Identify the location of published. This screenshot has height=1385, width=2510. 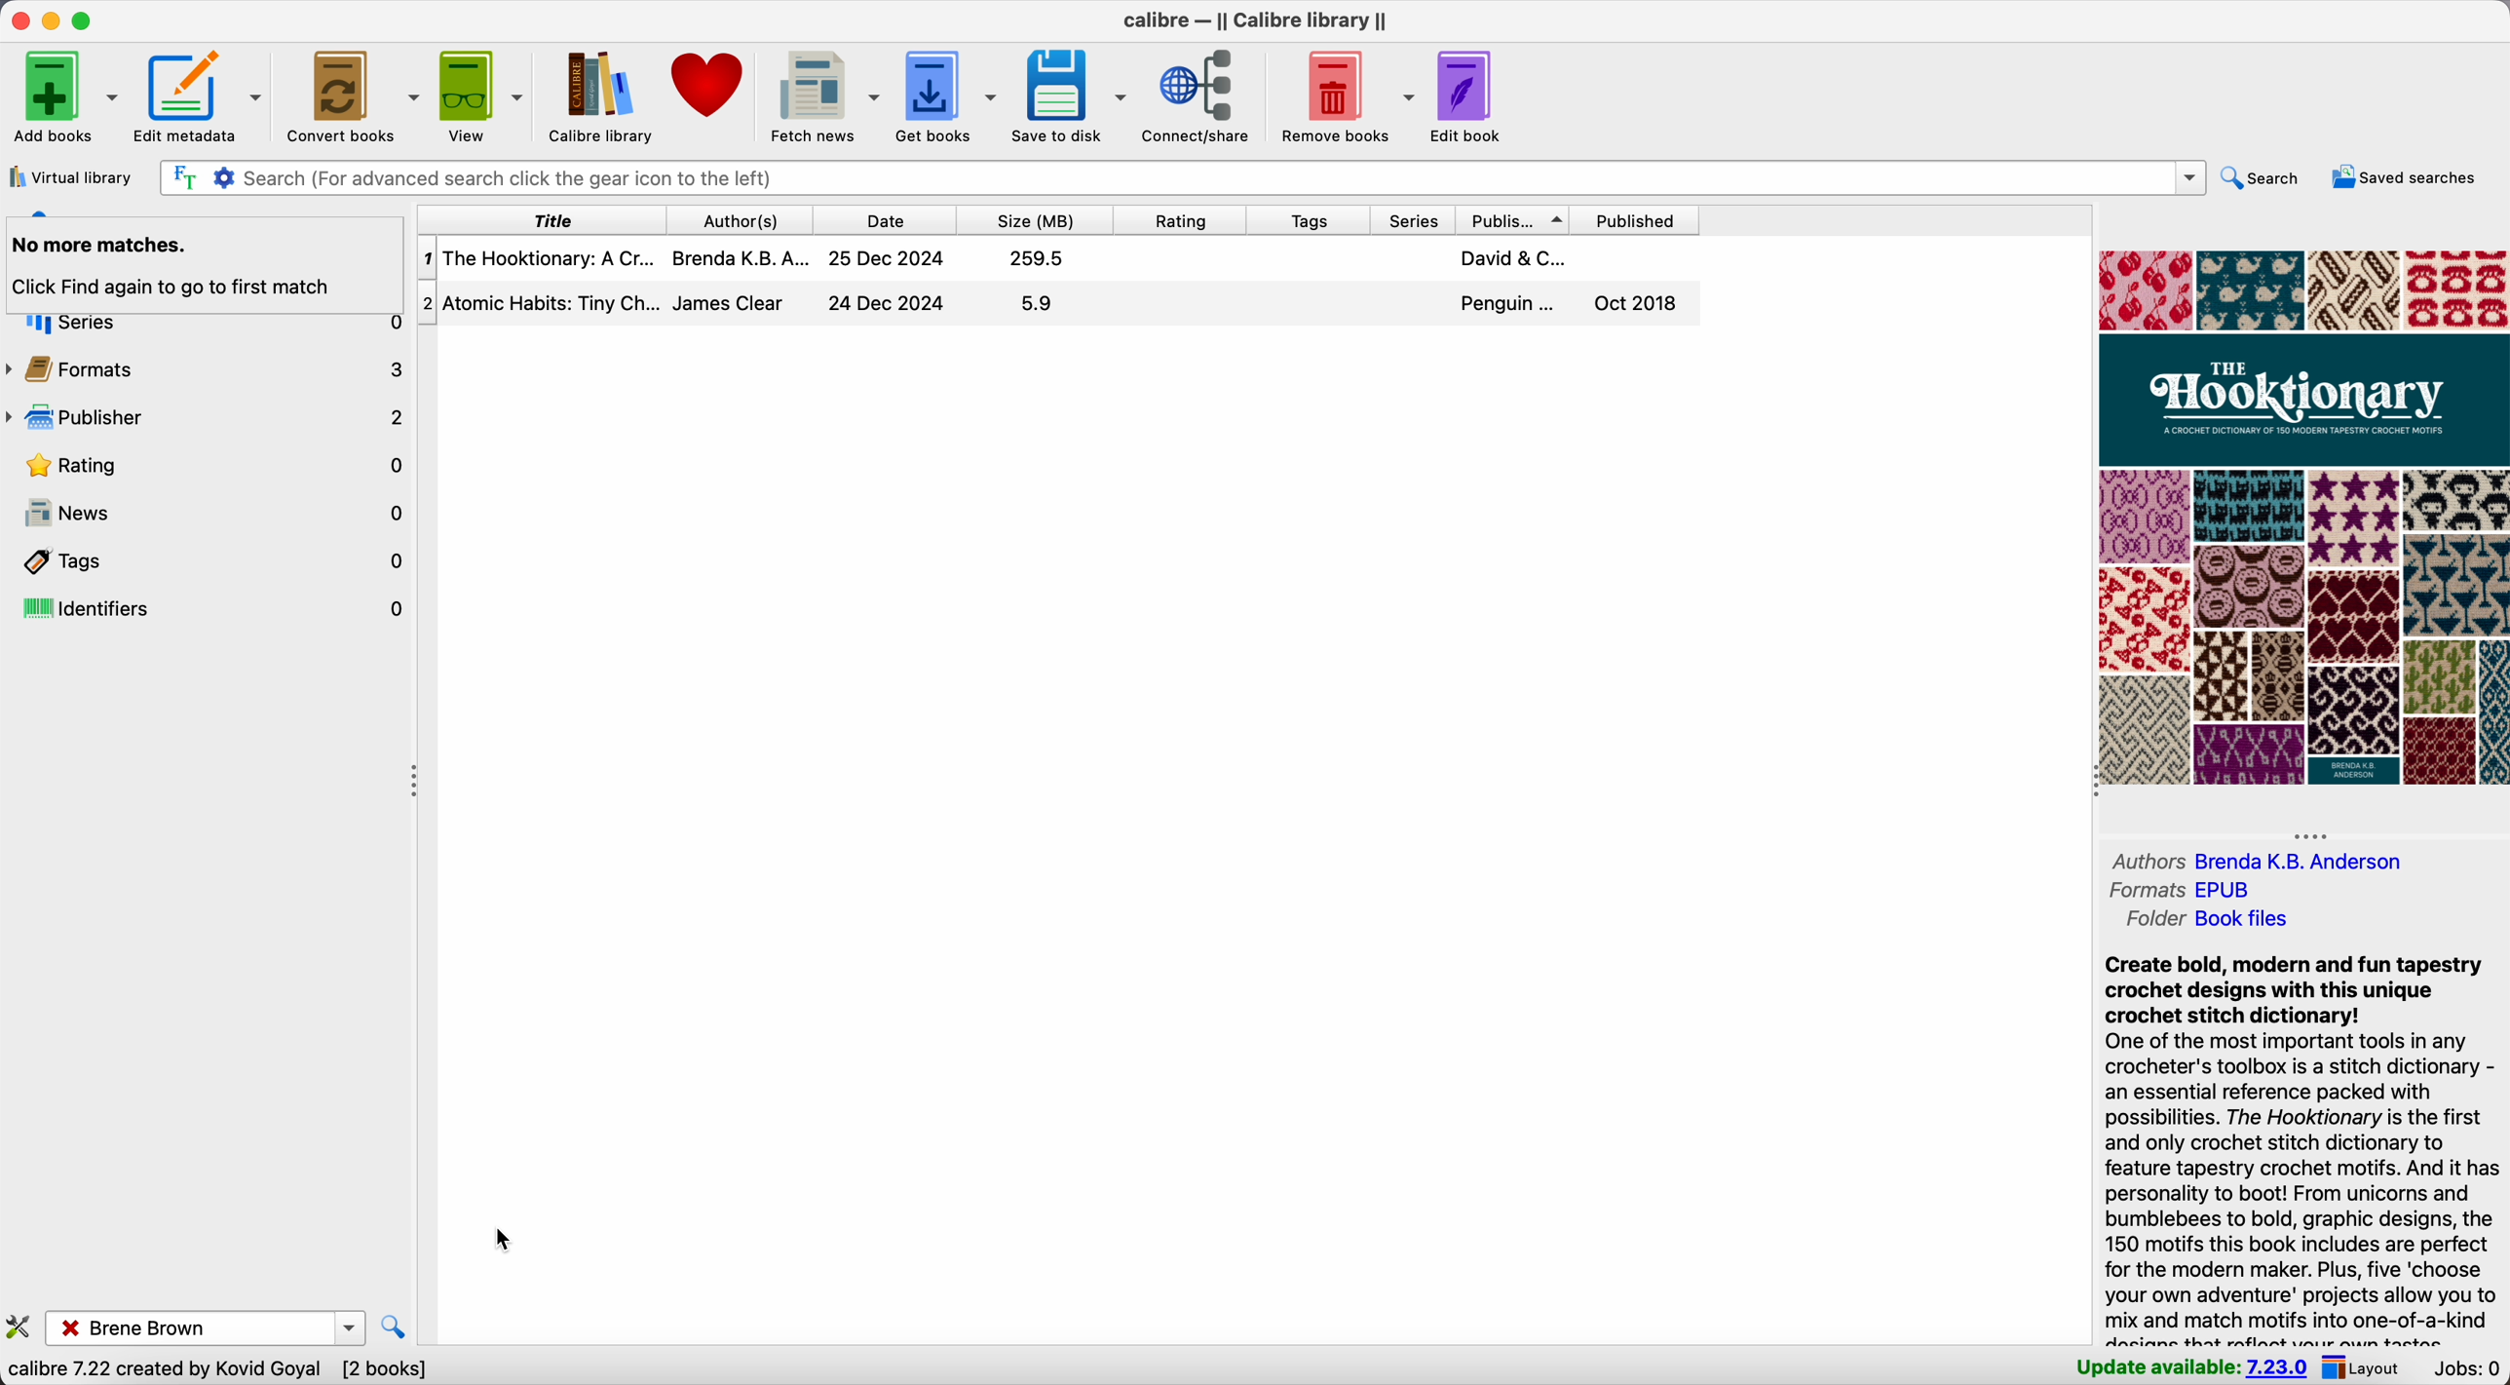
(1638, 221).